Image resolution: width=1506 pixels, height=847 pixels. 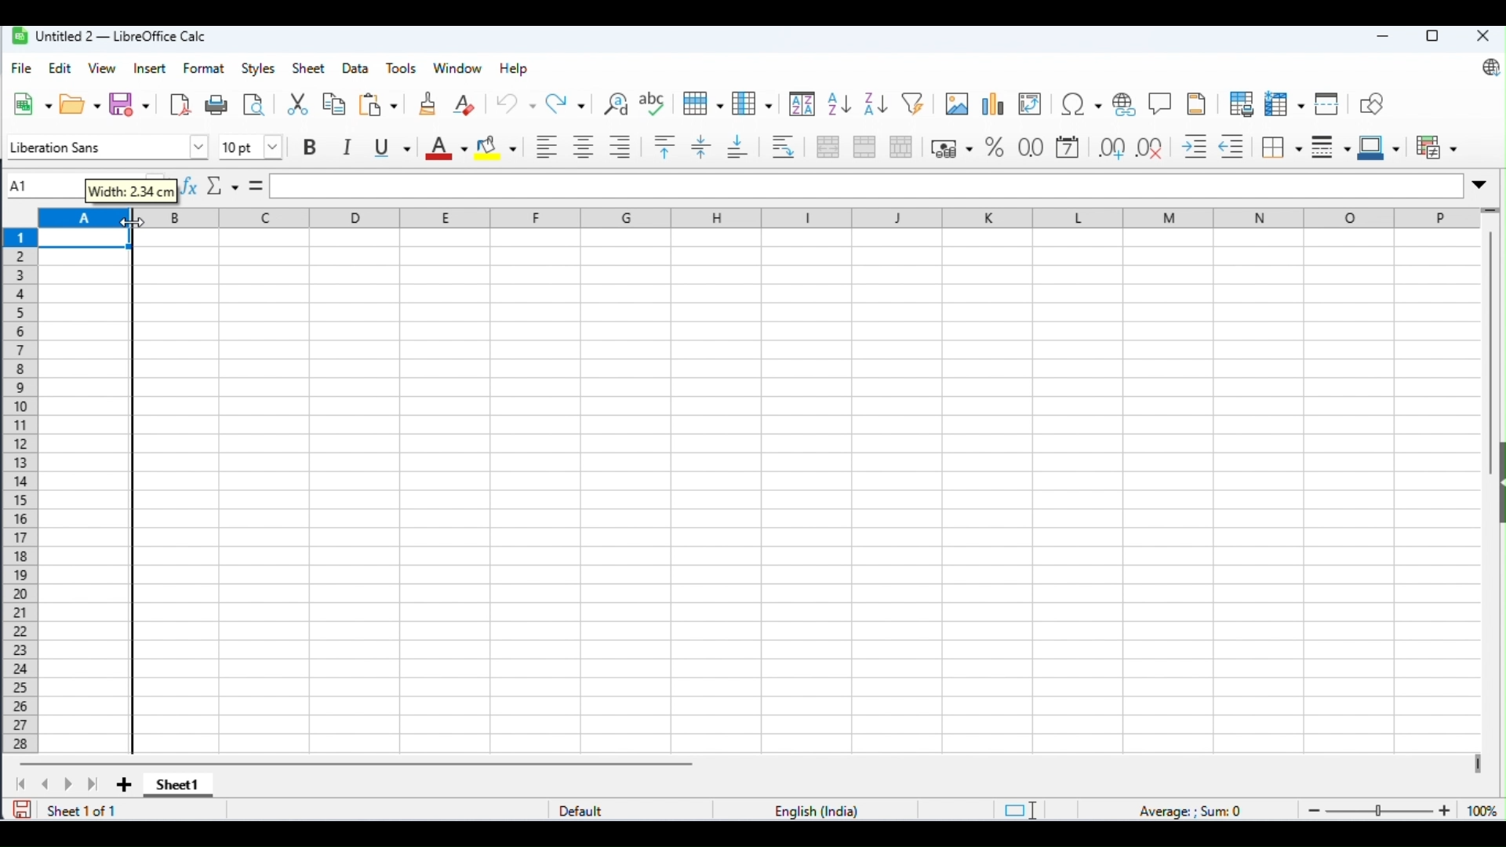 I want to click on decrease indent, so click(x=1236, y=147).